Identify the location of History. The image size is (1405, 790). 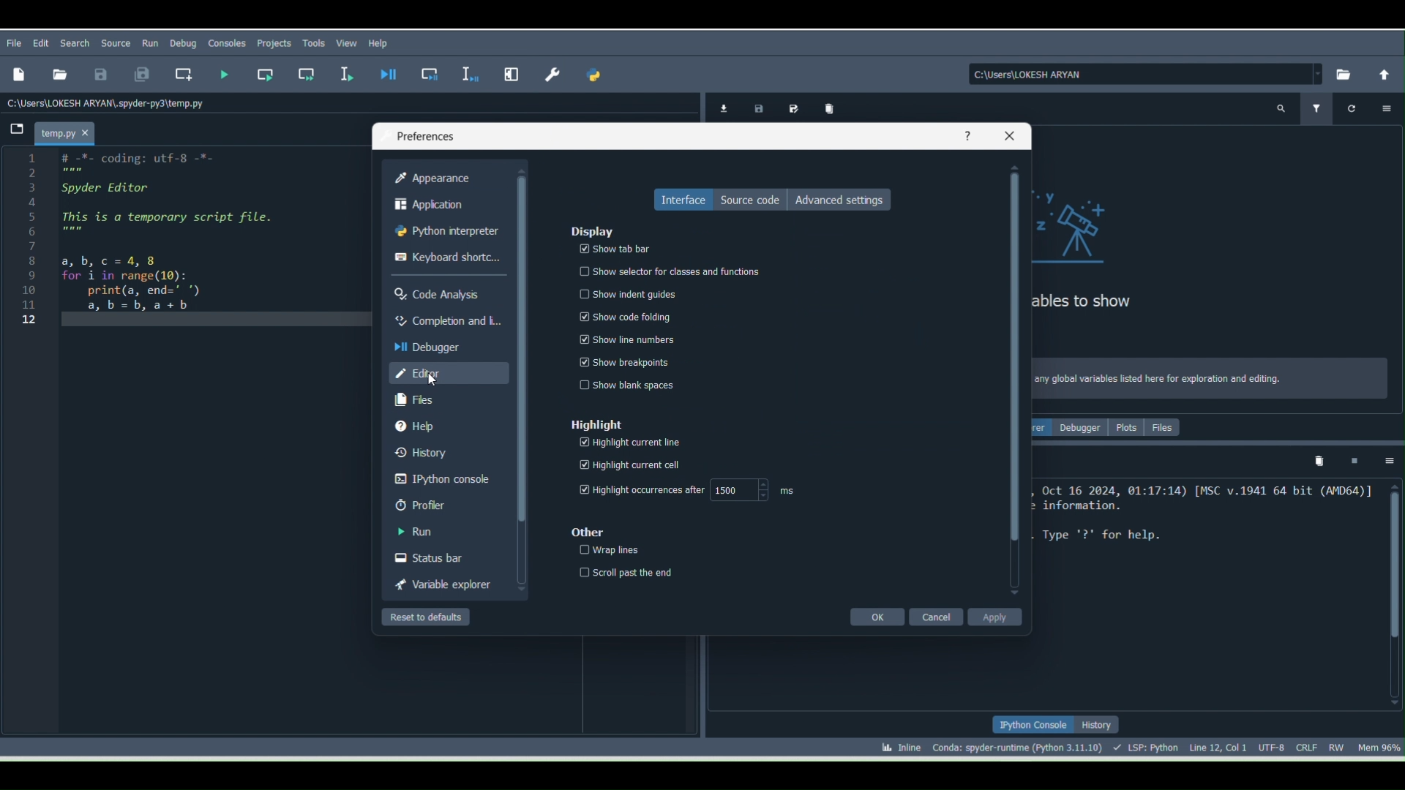
(441, 450).